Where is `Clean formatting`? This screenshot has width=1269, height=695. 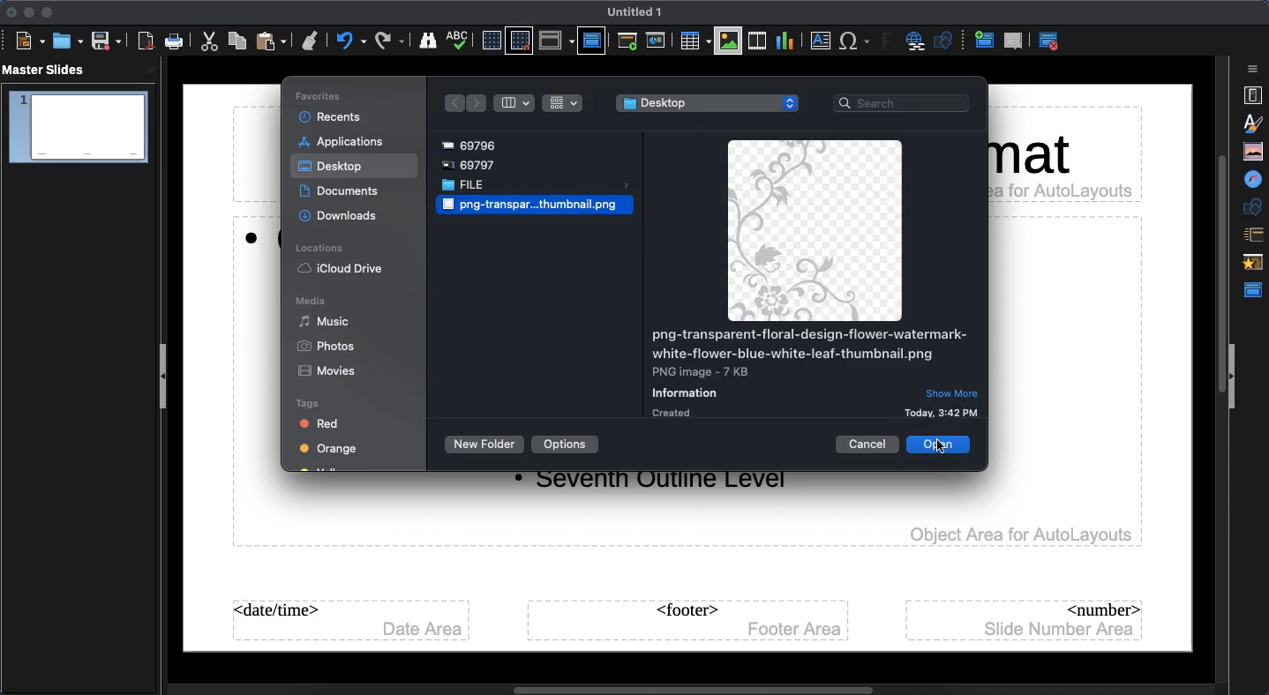 Clean formatting is located at coordinates (310, 41).